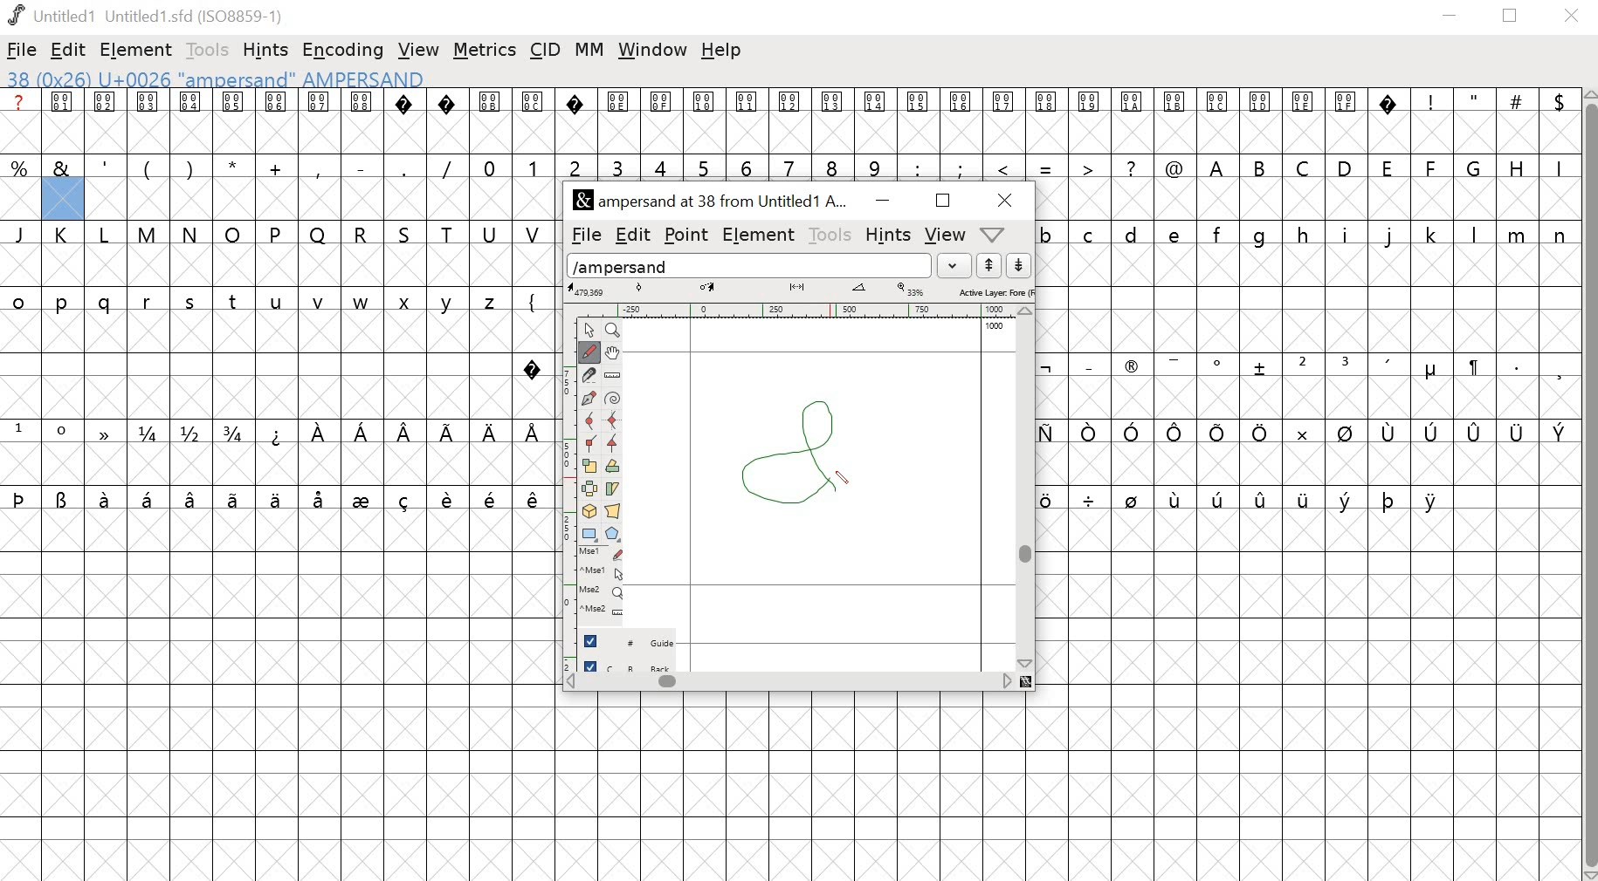 The image size is (1598, 881). What do you see at coordinates (913, 290) in the screenshot?
I see `zoom level` at bounding box center [913, 290].